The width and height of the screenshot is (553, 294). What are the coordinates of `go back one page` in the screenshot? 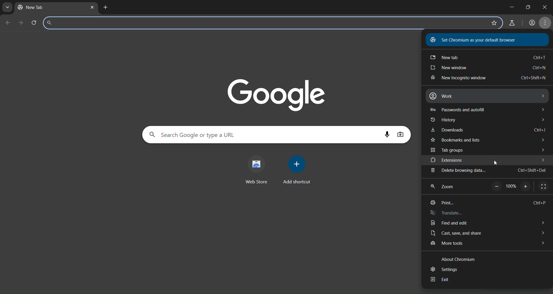 It's located at (9, 22).